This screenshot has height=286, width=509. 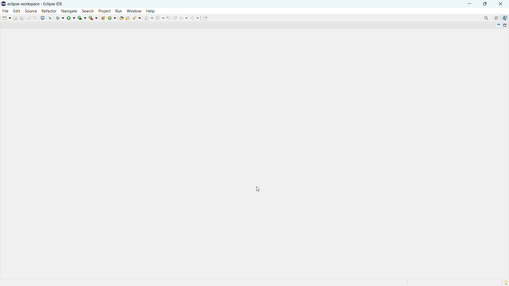 I want to click on cursor, so click(x=257, y=189).